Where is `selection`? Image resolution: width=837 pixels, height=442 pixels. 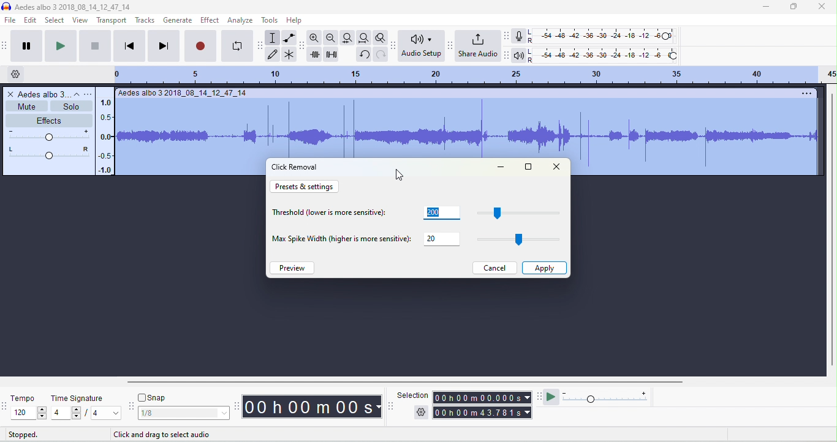 selection is located at coordinates (412, 394).